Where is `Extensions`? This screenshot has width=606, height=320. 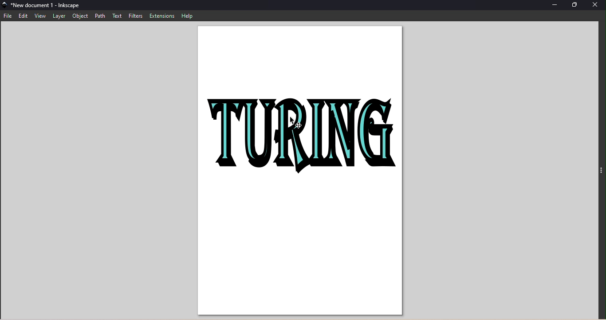 Extensions is located at coordinates (161, 15).